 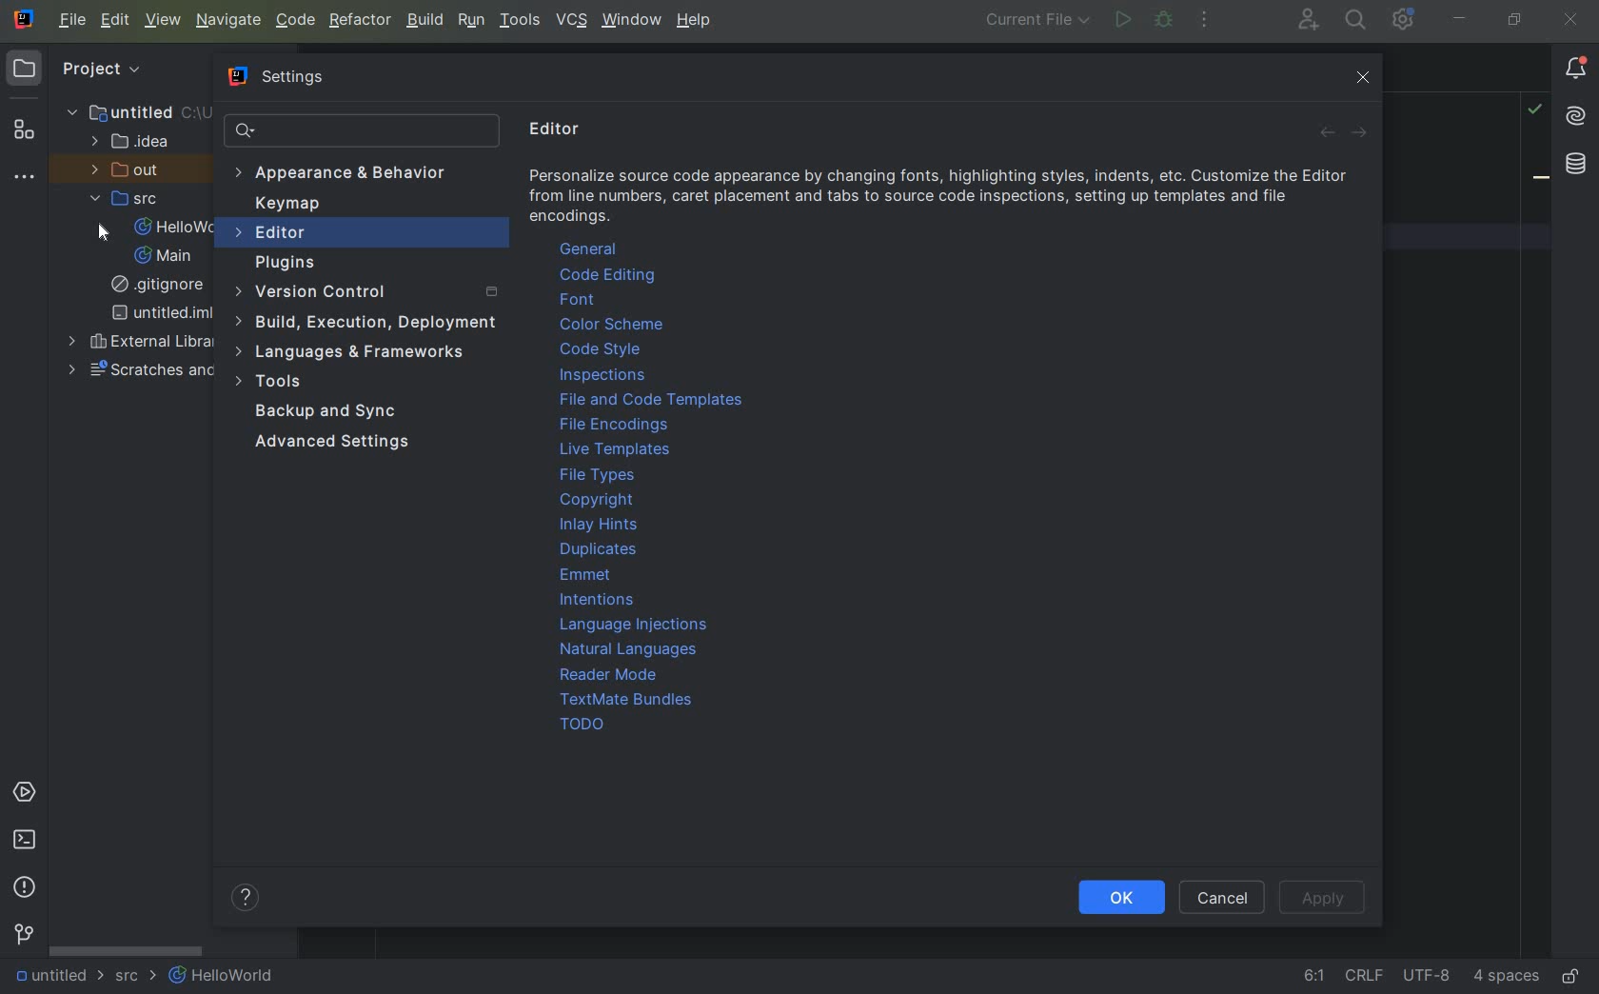 I want to click on VERSION CONTROL, so click(x=21, y=935).